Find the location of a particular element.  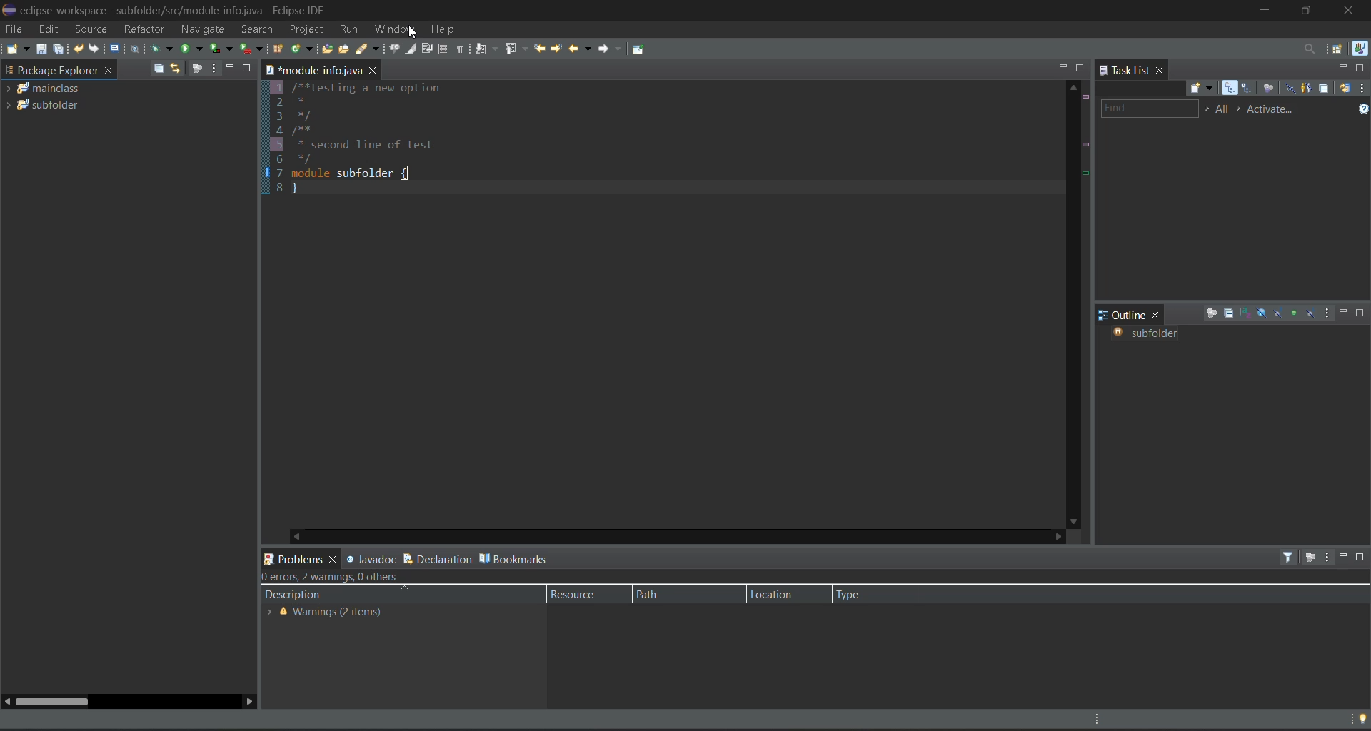

coverage is located at coordinates (224, 48).